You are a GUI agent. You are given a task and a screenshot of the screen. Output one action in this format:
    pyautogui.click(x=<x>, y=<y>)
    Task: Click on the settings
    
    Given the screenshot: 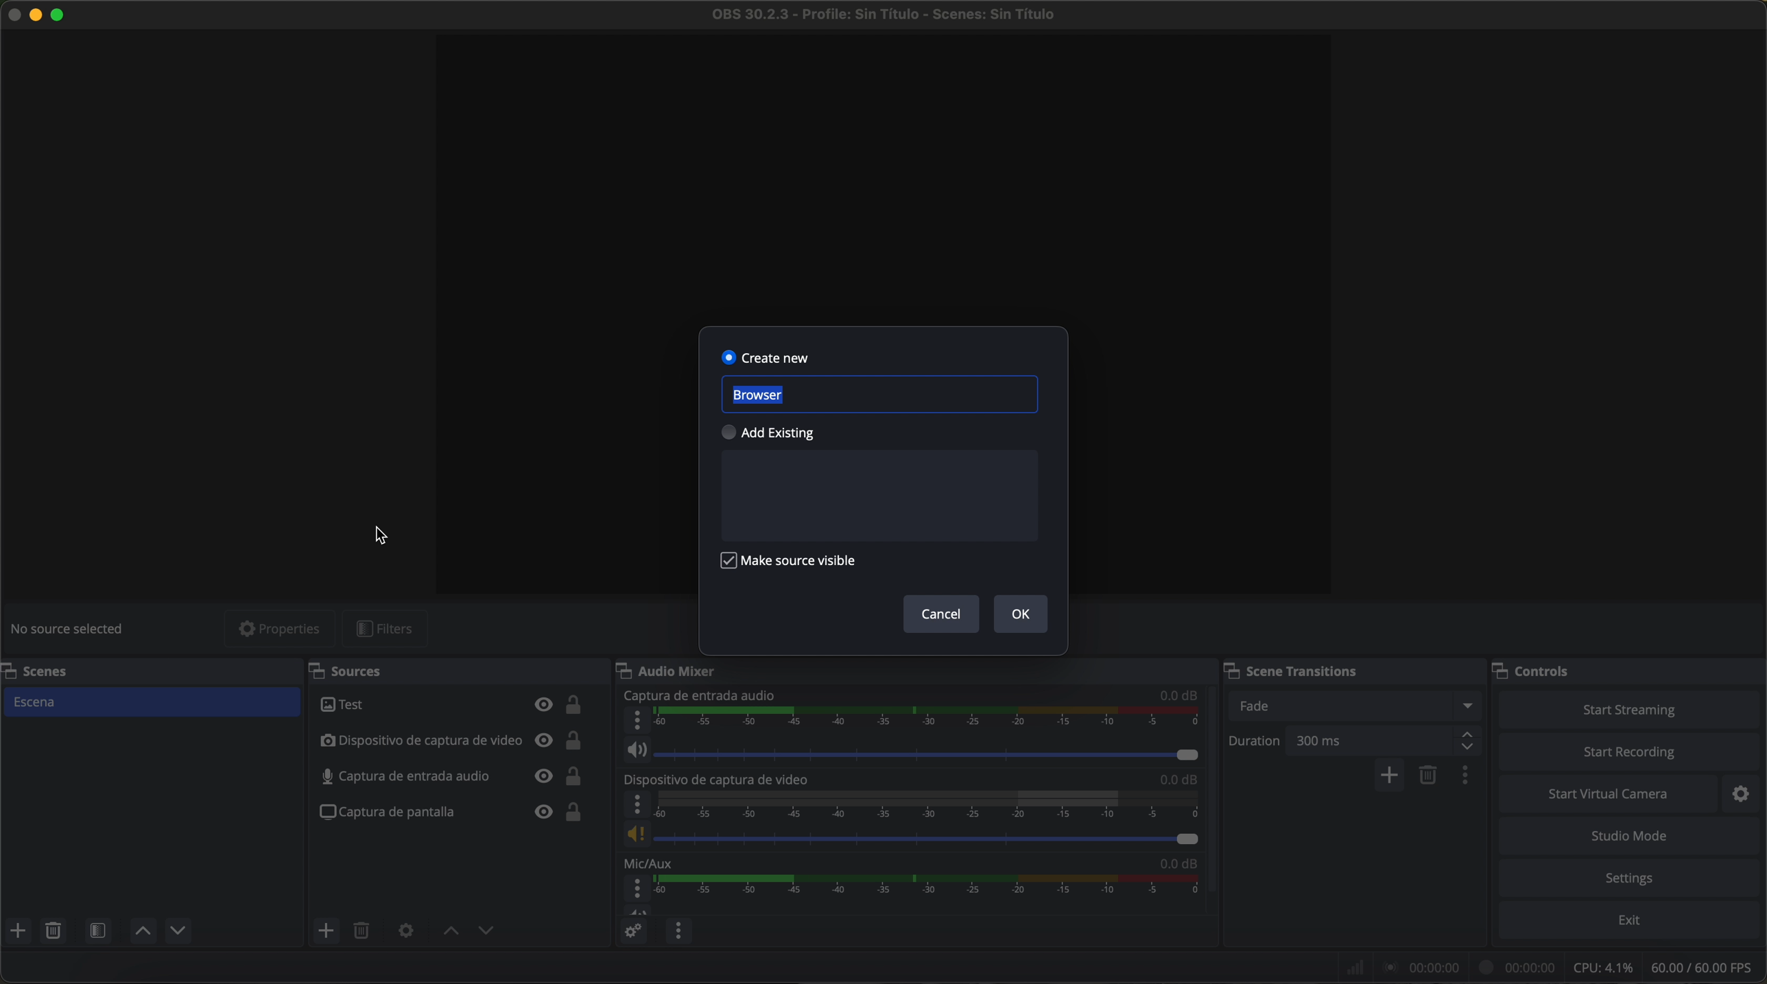 What is the action you would take?
    pyautogui.click(x=1631, y=878)
    